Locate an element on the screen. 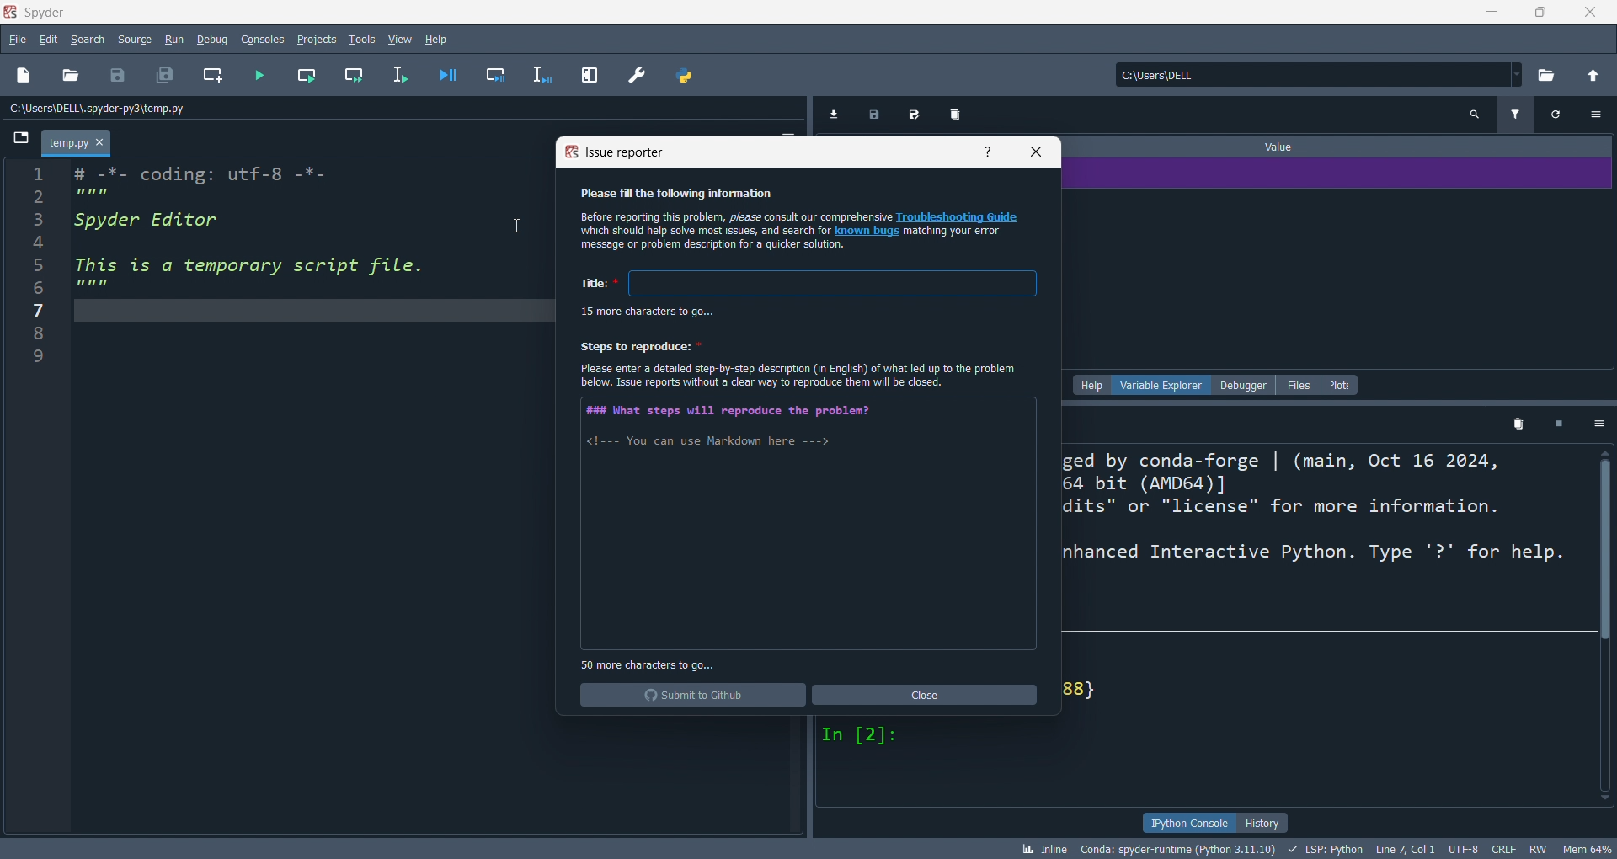 This screenshot has height=859, width=1617. maximize is located at coordinates (1538, 13).